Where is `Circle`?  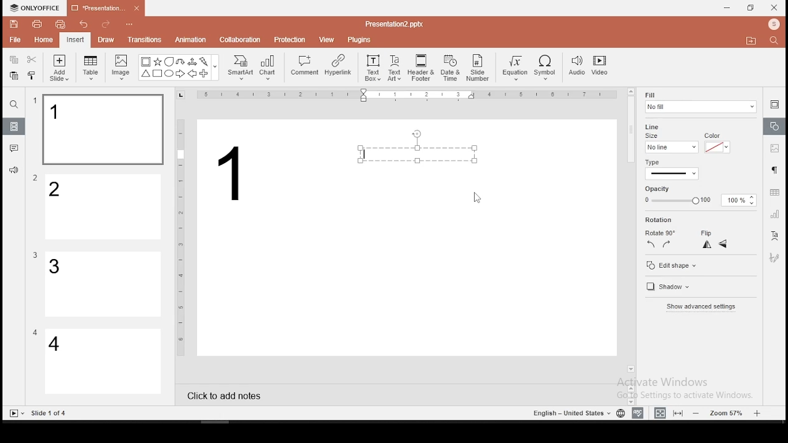 Circle is located at coordinates (170, 73).